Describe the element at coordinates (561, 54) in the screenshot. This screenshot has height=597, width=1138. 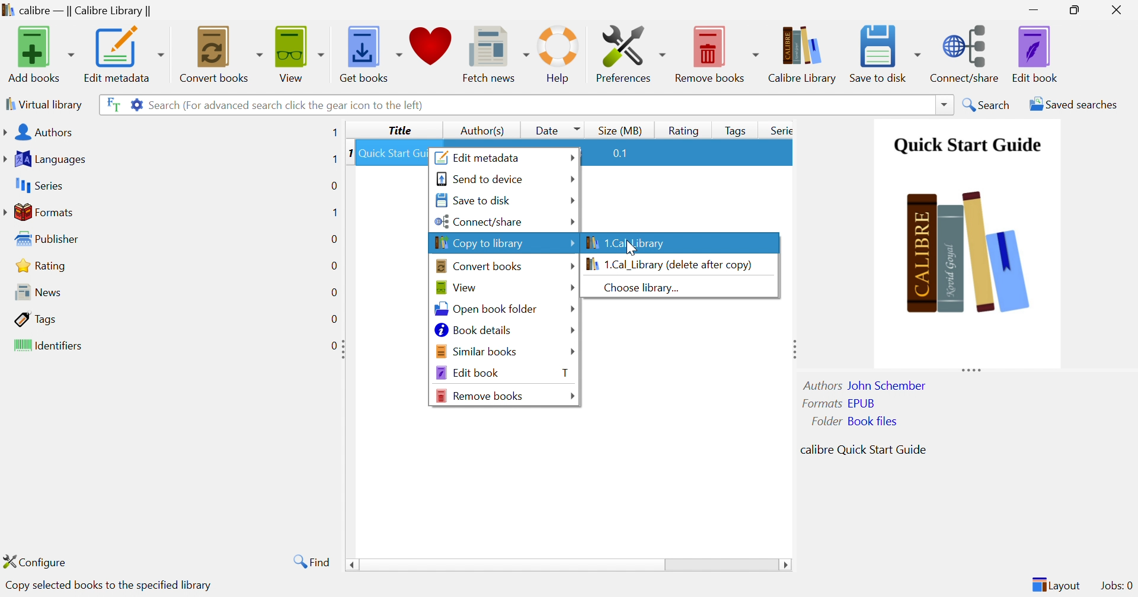
I see `Help` at that location.